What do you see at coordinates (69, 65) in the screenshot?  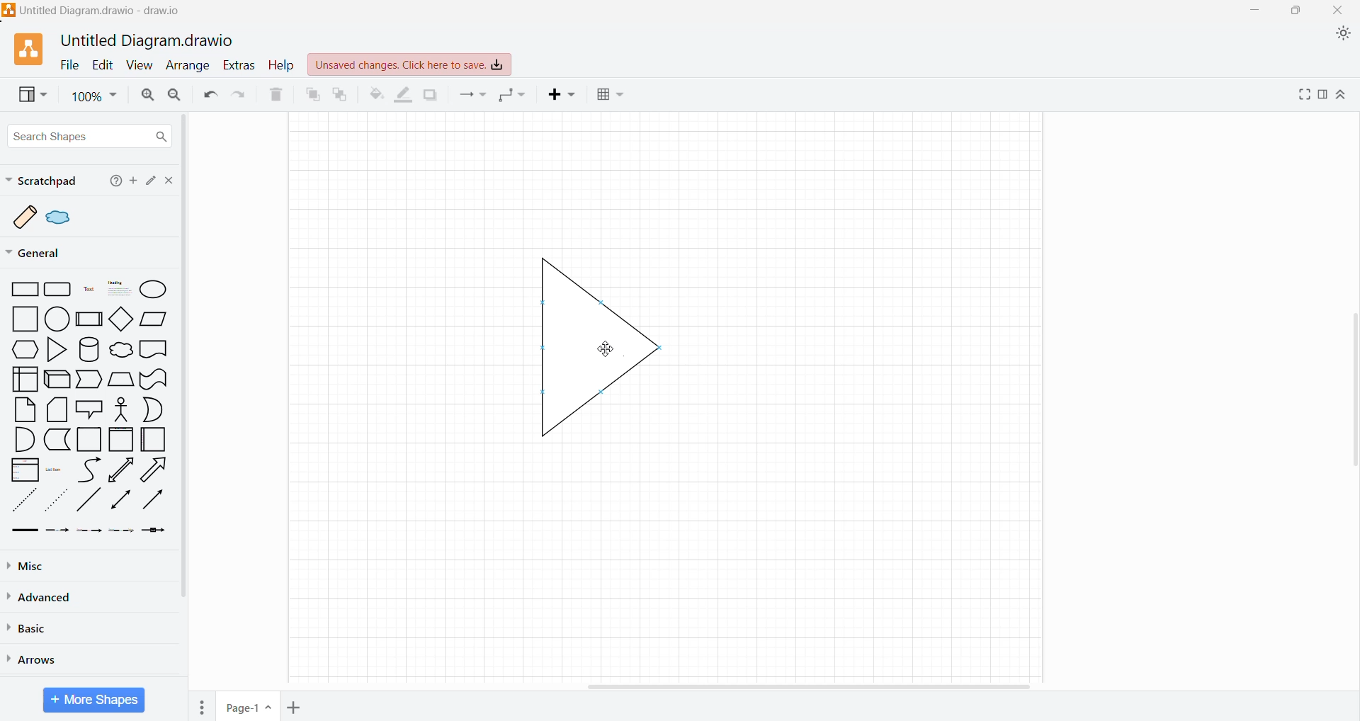 I see `File` at bounding box center [69, 65].